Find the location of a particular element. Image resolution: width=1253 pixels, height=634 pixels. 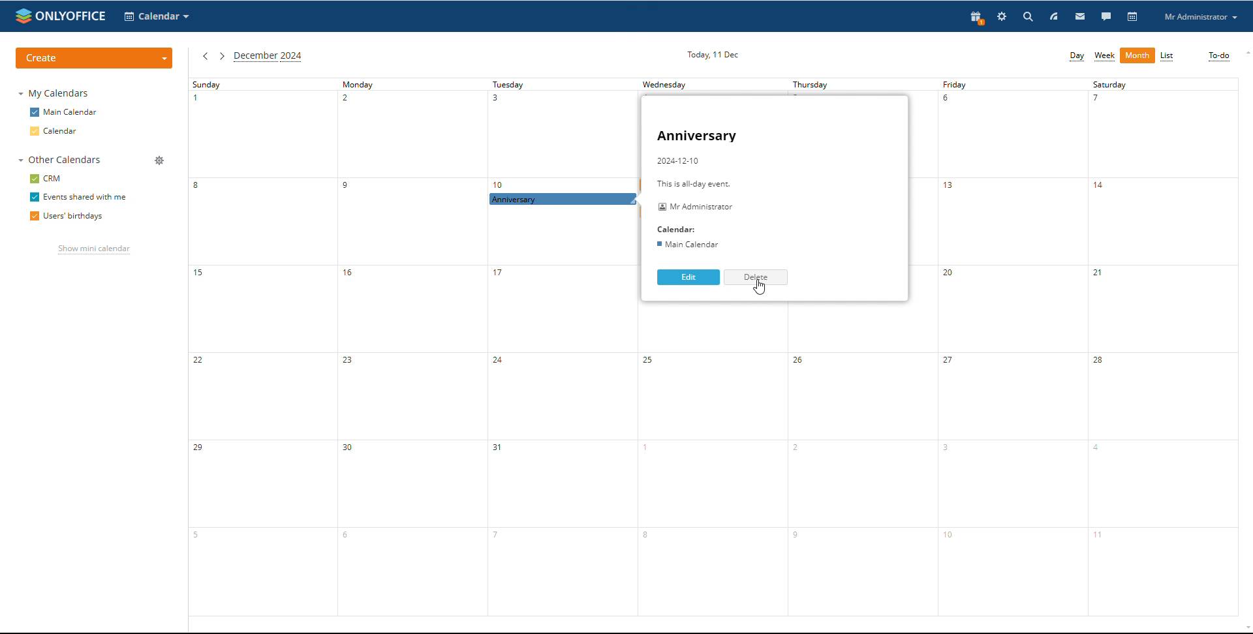

crm is located at coordinates (45, 179).